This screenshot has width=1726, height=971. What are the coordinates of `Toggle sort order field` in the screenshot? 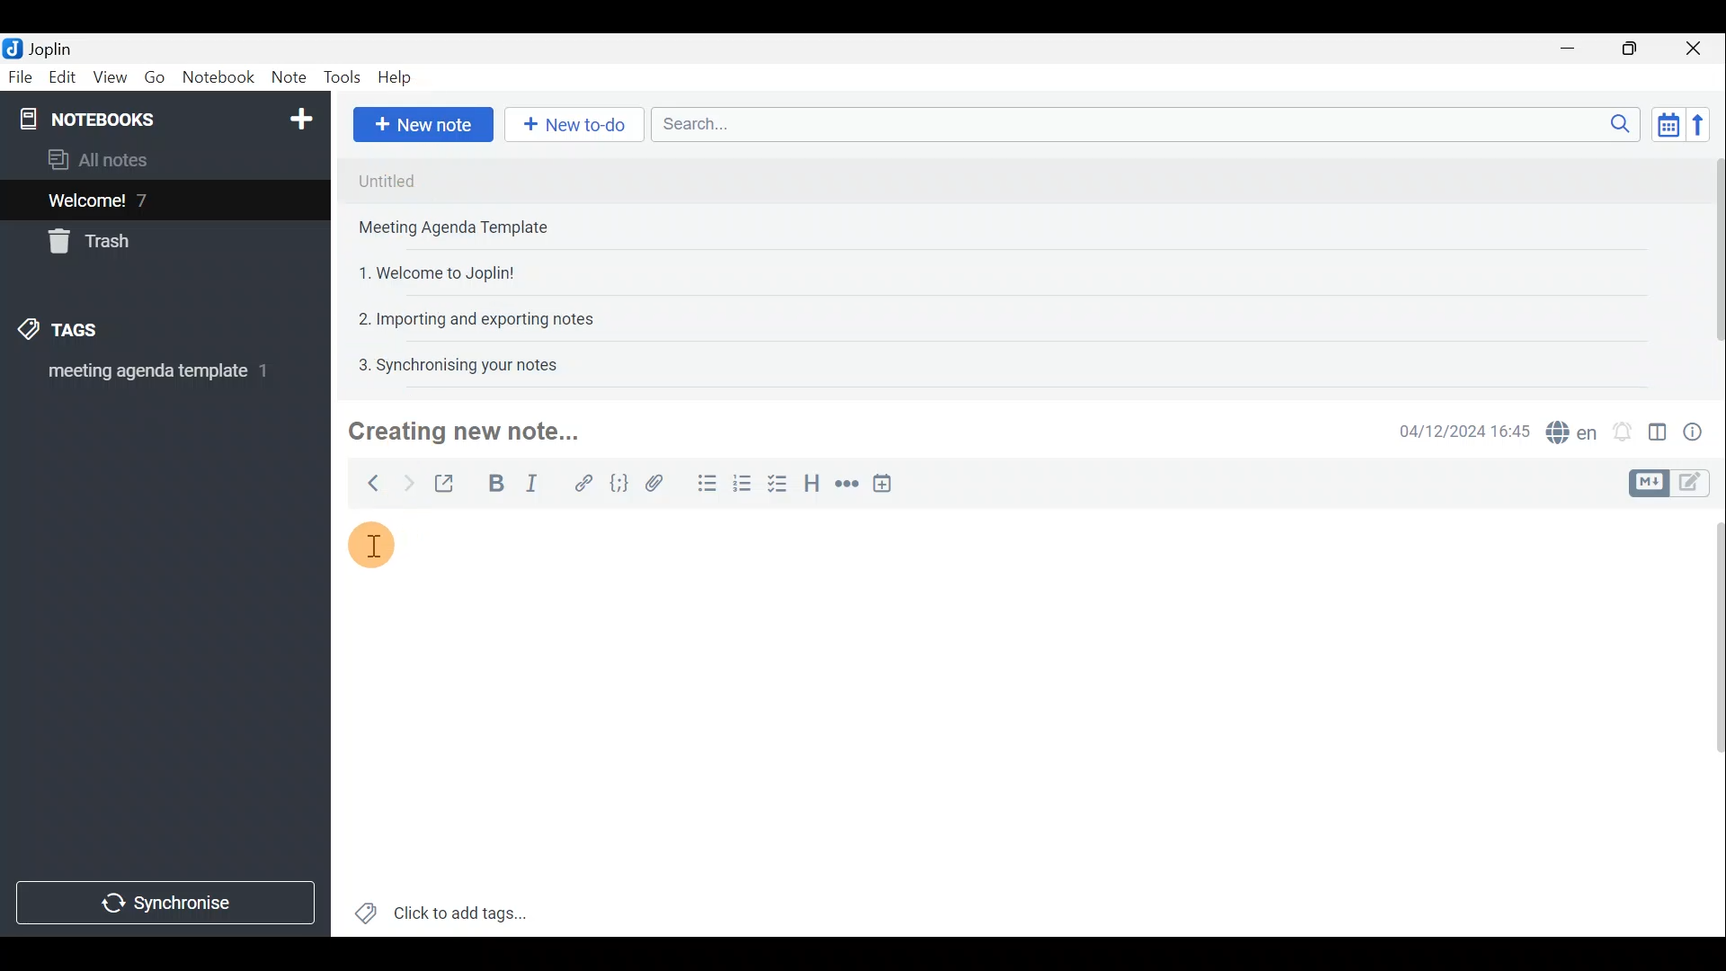 It's located at (1662, 124).